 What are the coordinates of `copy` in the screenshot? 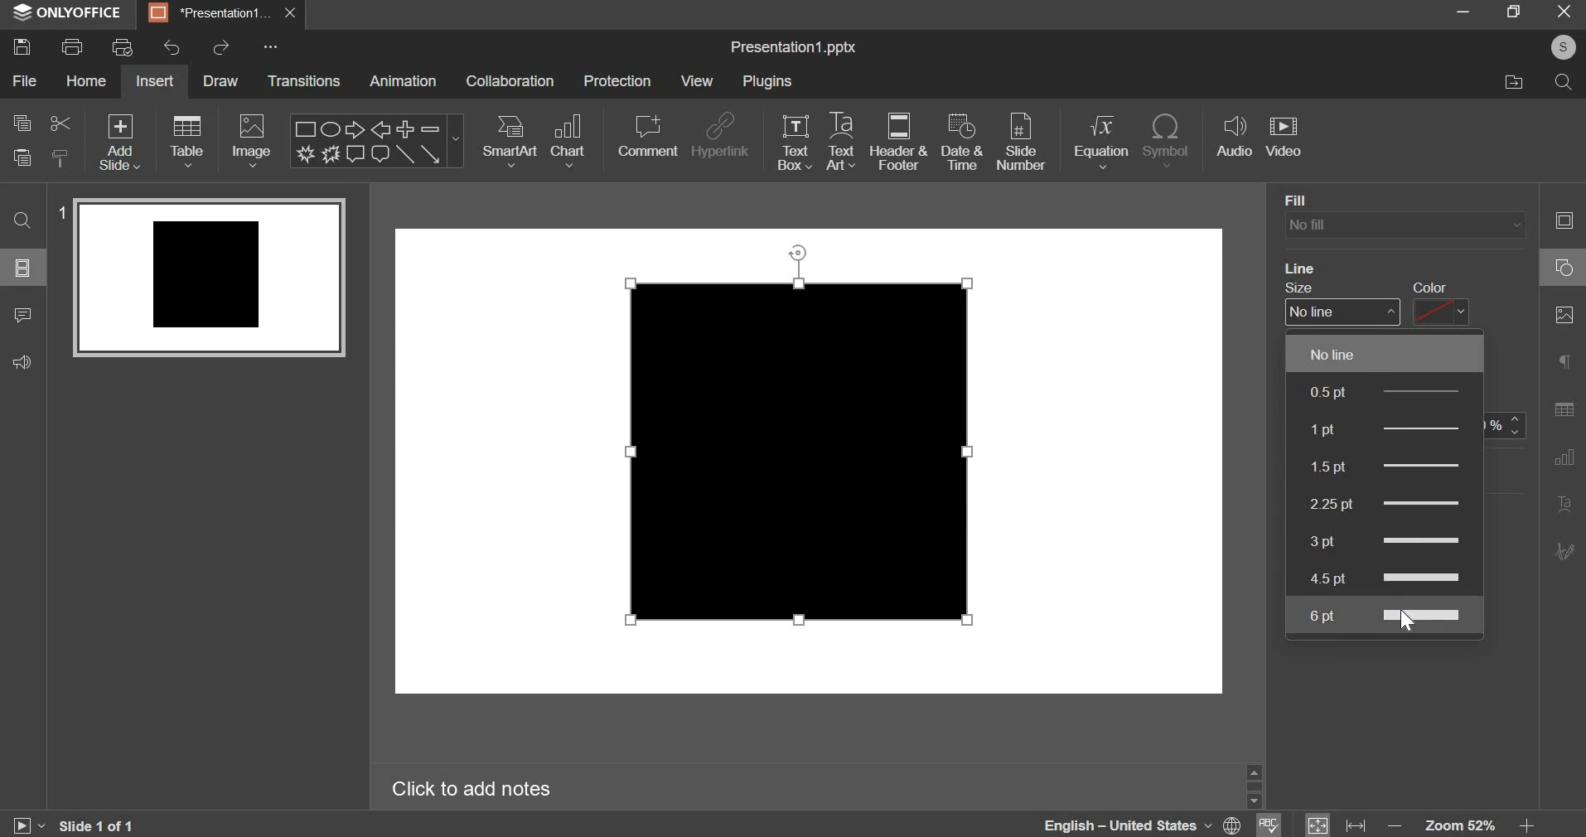 It's located at (23, 122).